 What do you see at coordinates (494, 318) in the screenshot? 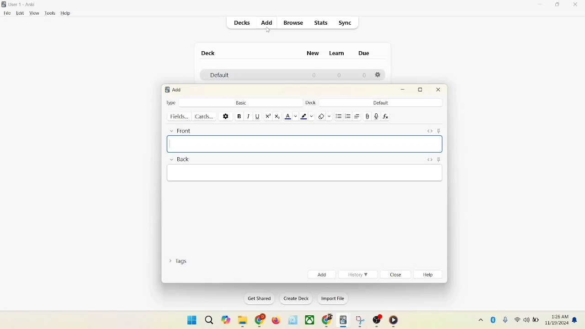
I see `Bluetooth` at bounding box center [494, 318].